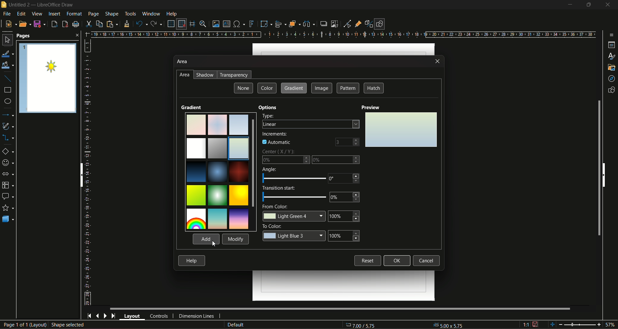 This screenshot has width=618, height=329. What do you see at coordinates (402, 129) in the screenshot?
I see `Preview` at bounding box center [402, 129].